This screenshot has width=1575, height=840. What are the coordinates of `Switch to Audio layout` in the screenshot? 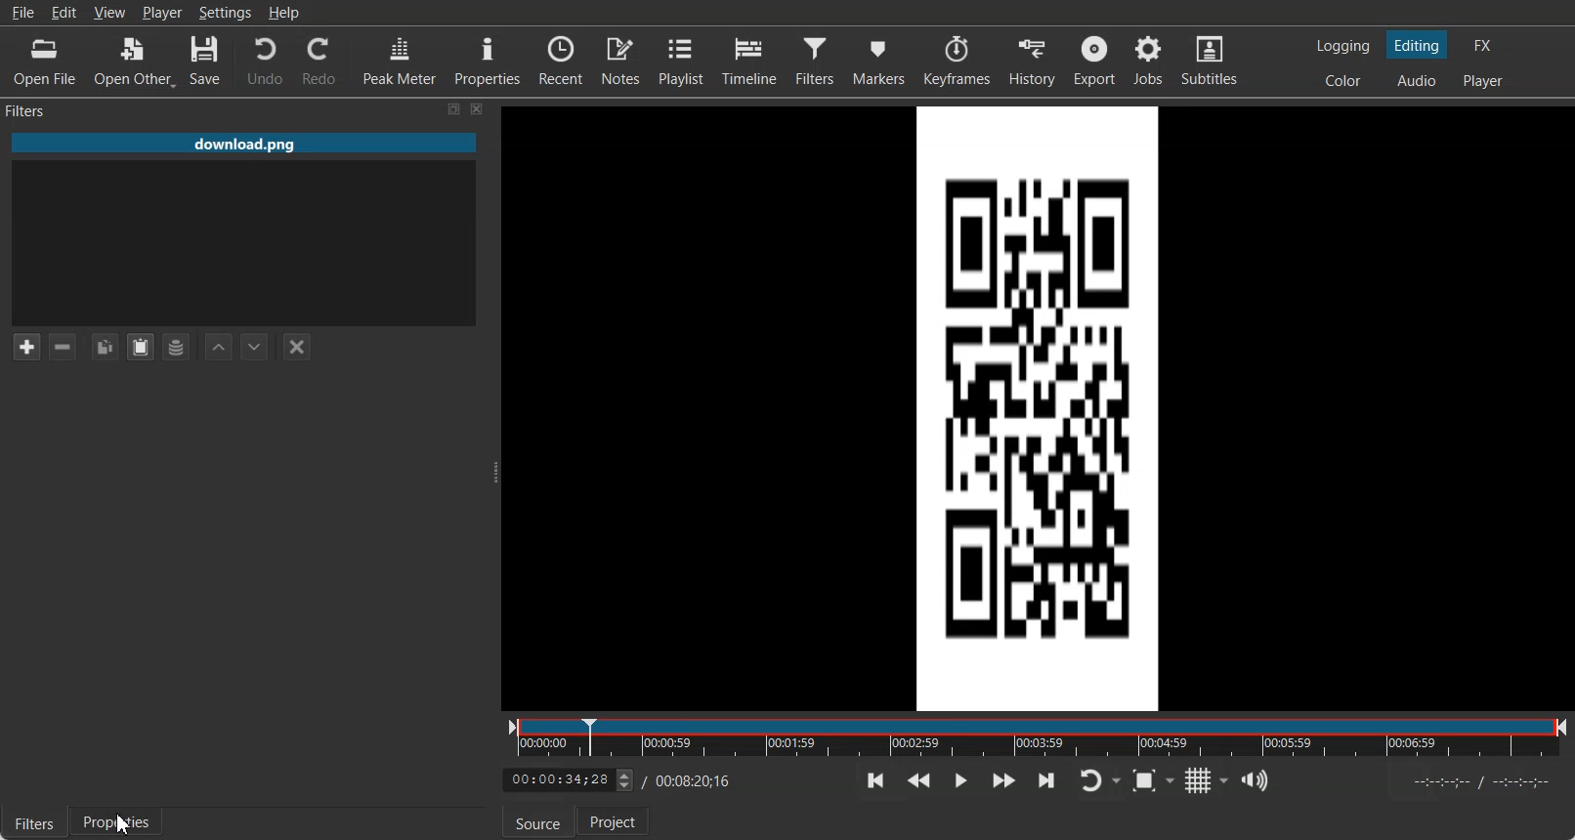 It's located at (1418, 80).